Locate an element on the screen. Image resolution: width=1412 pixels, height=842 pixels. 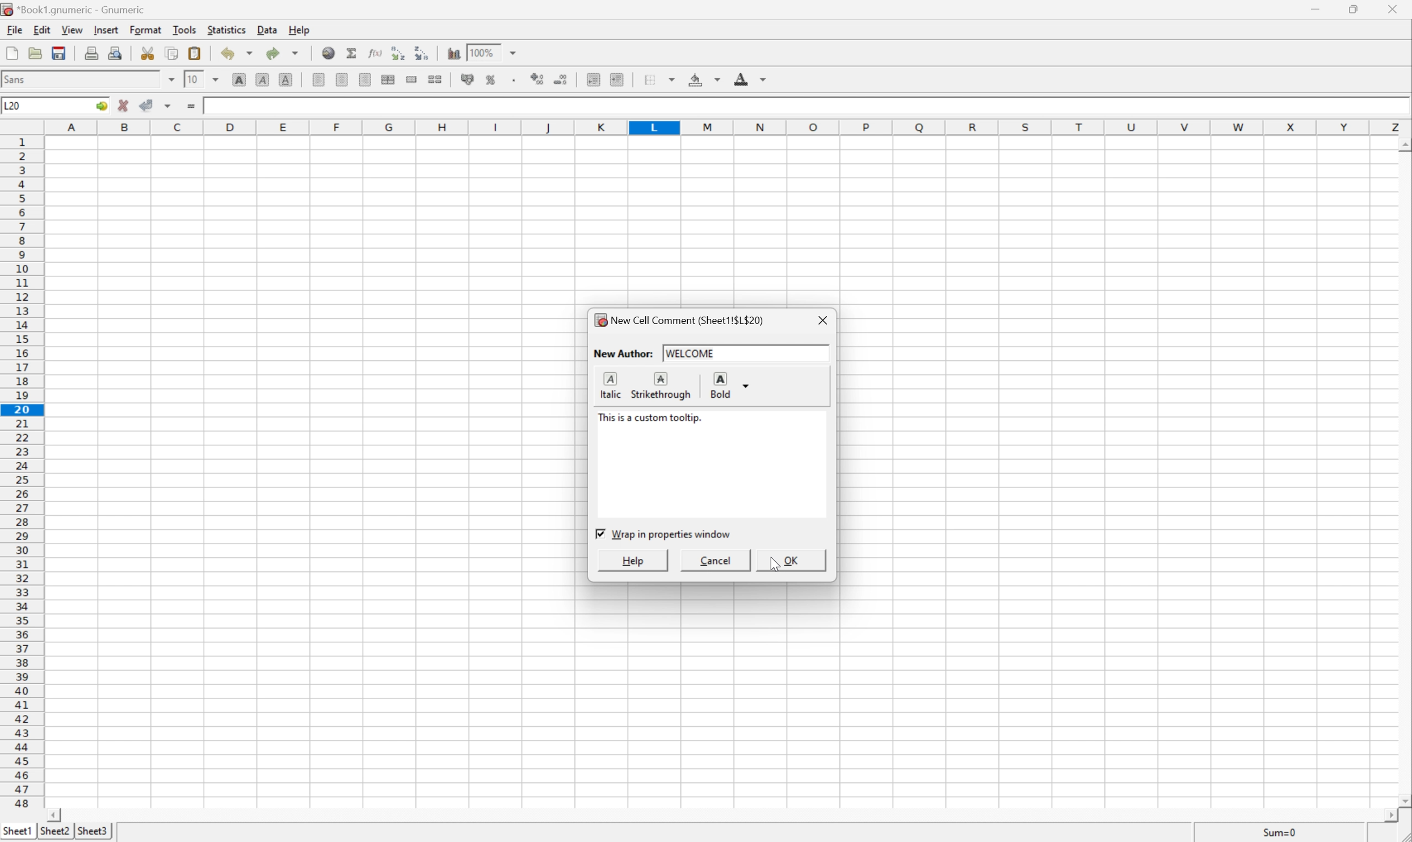
Cancel is located at coordinates (717, 561).